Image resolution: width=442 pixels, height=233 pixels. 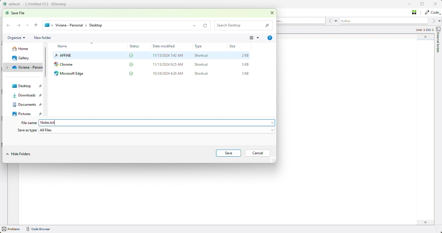 I want to click on home, so click(x=21, y=49).